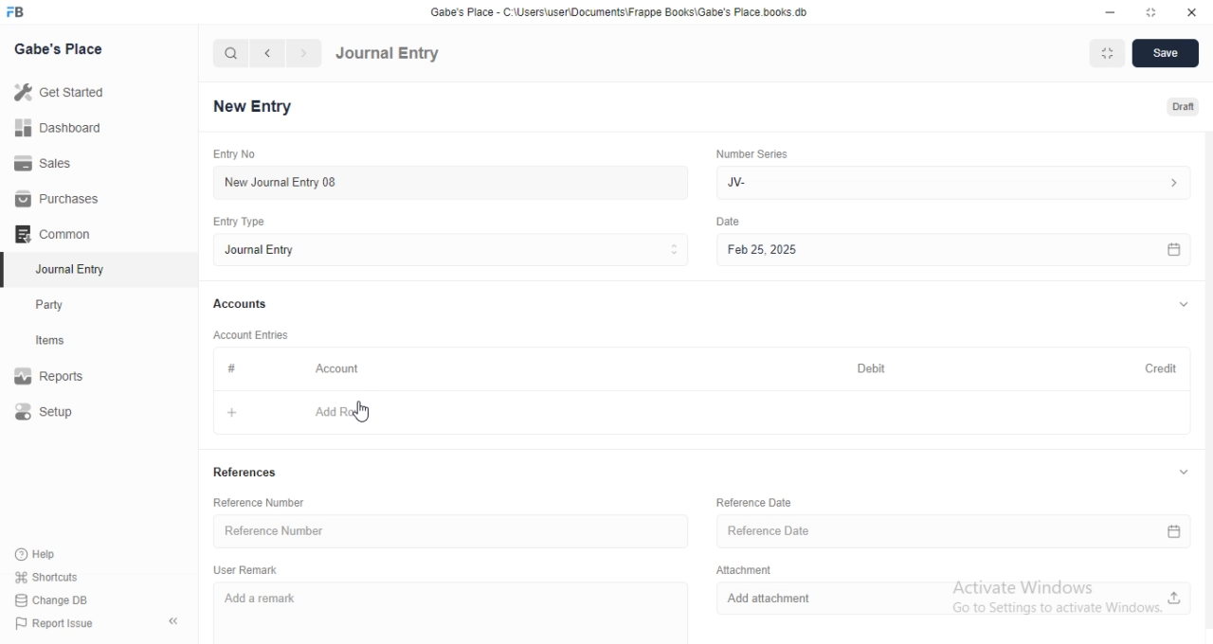  I want to click on cursor, so click(369, 413).